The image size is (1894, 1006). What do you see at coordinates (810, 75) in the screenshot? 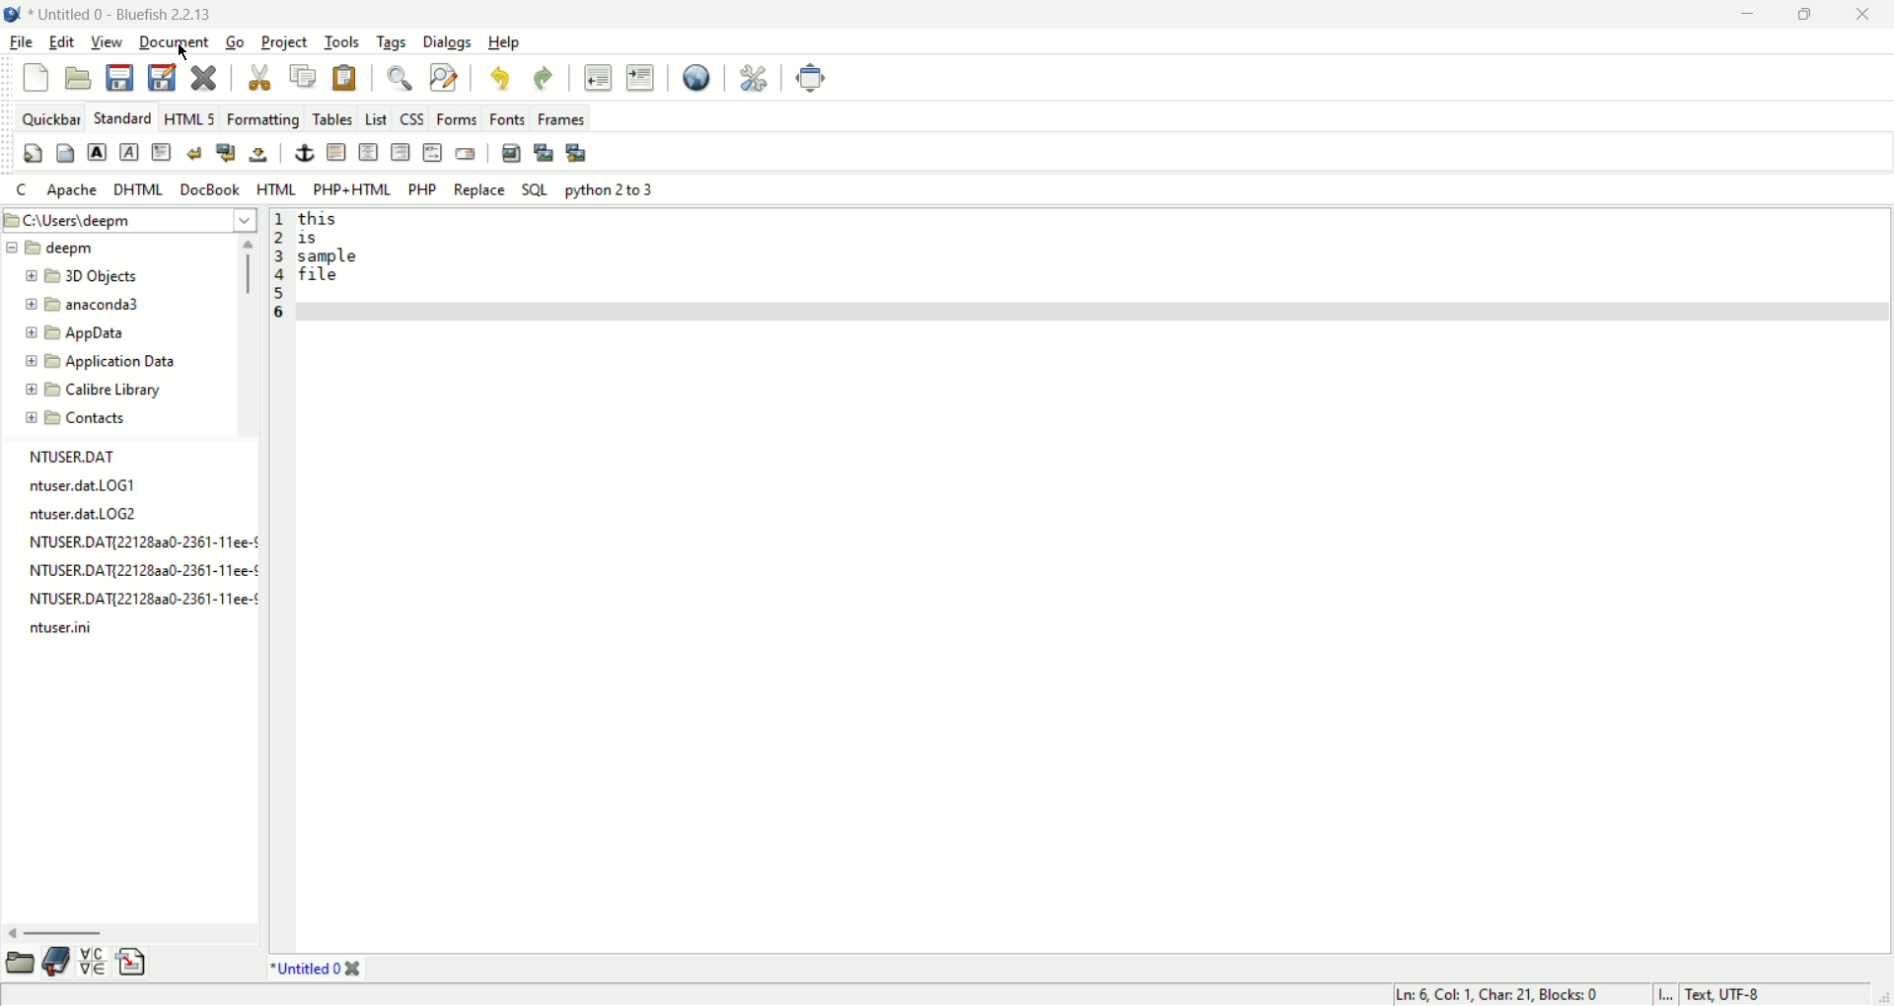
I see `fullscreen` at bounding box center [810, 75].